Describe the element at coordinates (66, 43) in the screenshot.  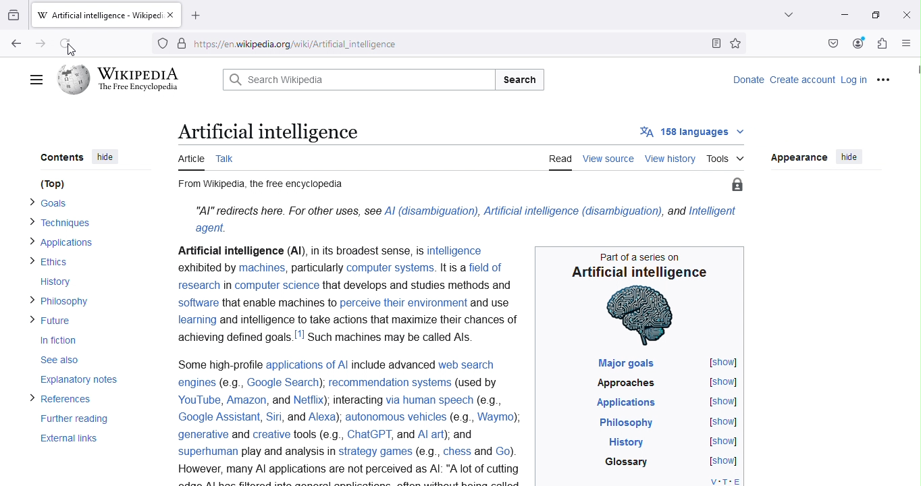
I see `Refresh` at that location.